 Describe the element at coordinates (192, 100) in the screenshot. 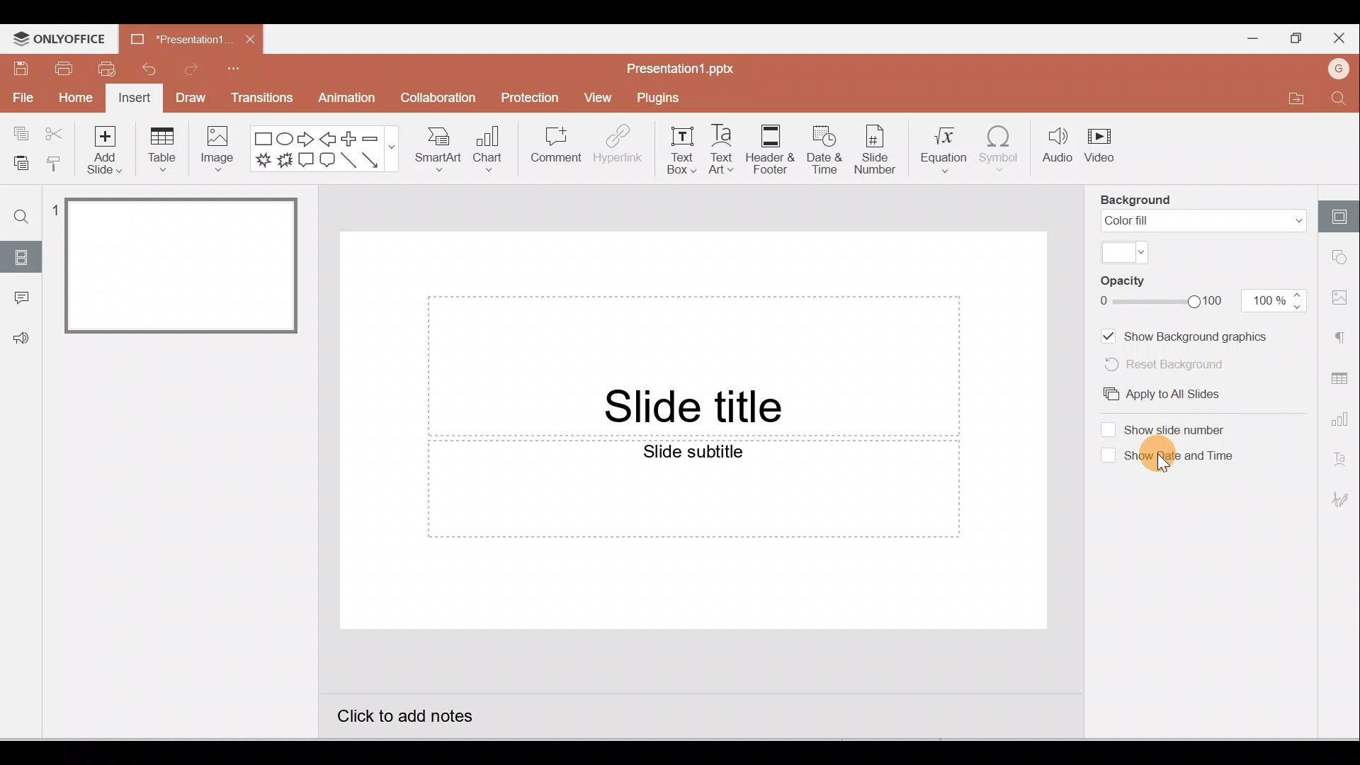

I see `Draw` at that location.